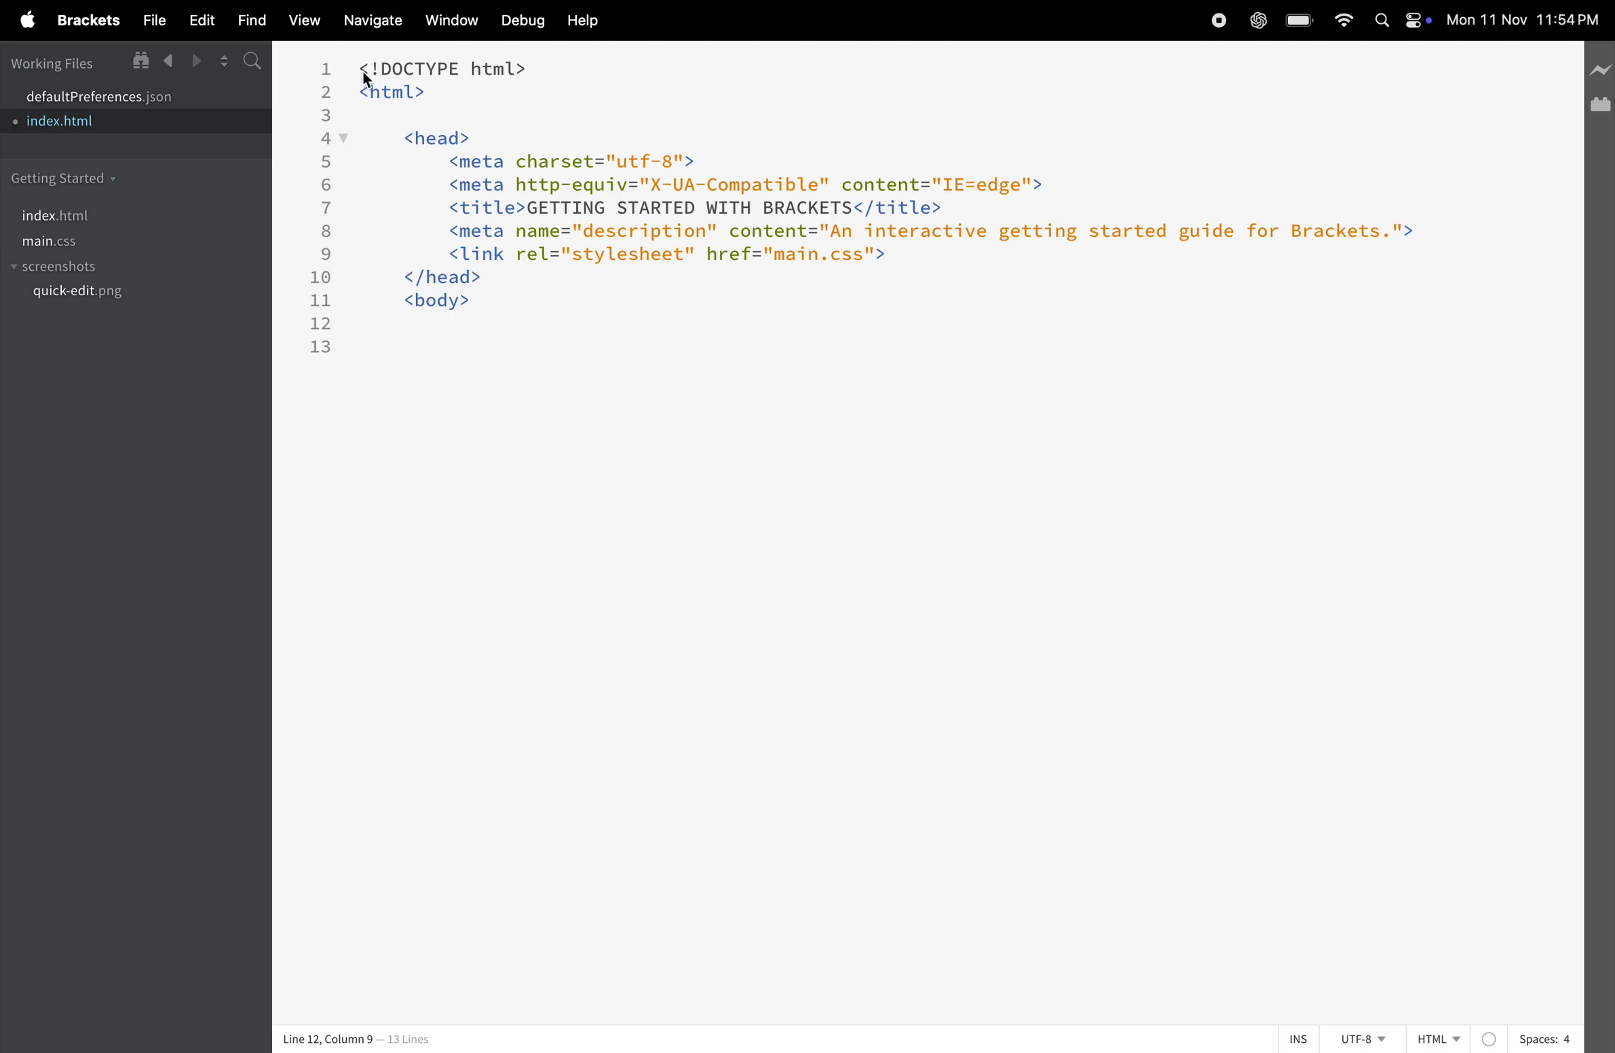  Describe the element at coordinates (1304, 20) in the screenshot. I see `battery` at that location.